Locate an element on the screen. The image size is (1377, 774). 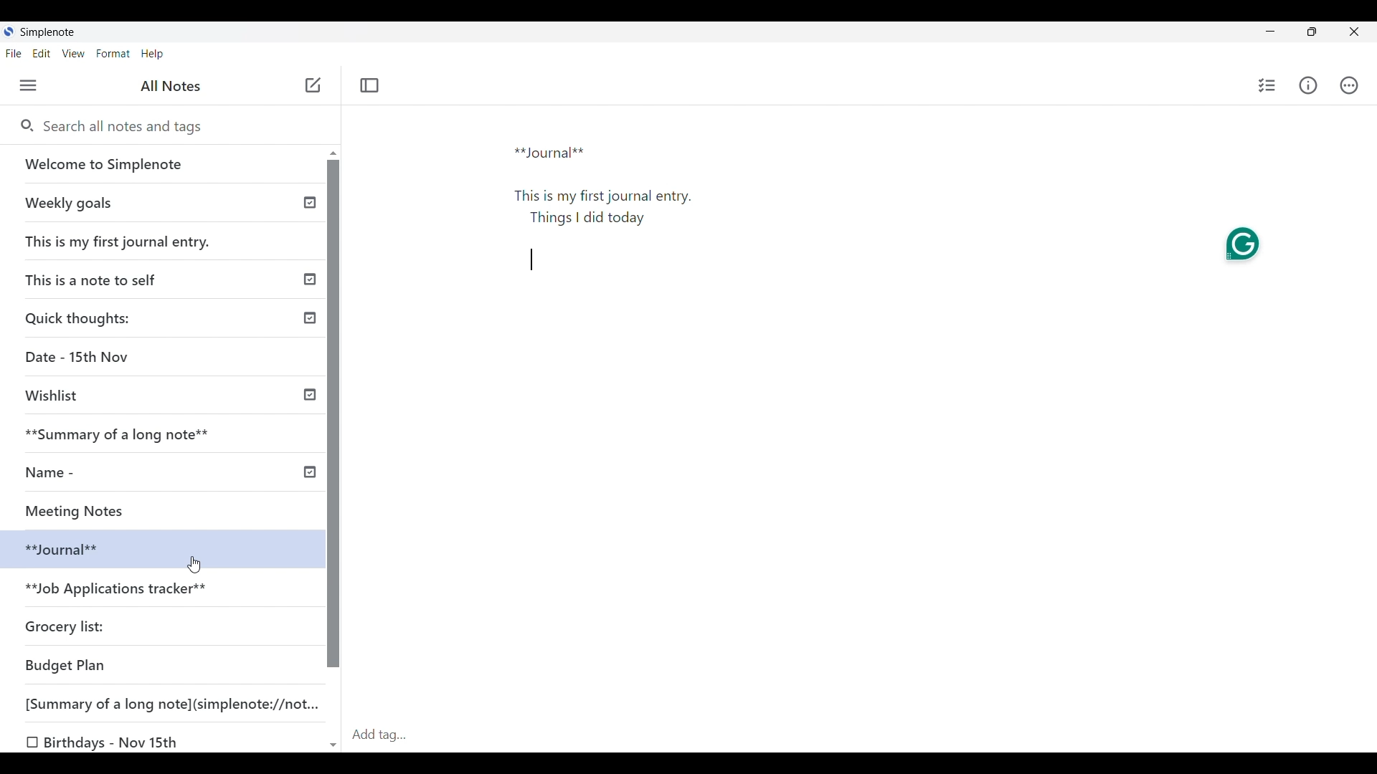
Close interface is located at coordinates (1353, 32).